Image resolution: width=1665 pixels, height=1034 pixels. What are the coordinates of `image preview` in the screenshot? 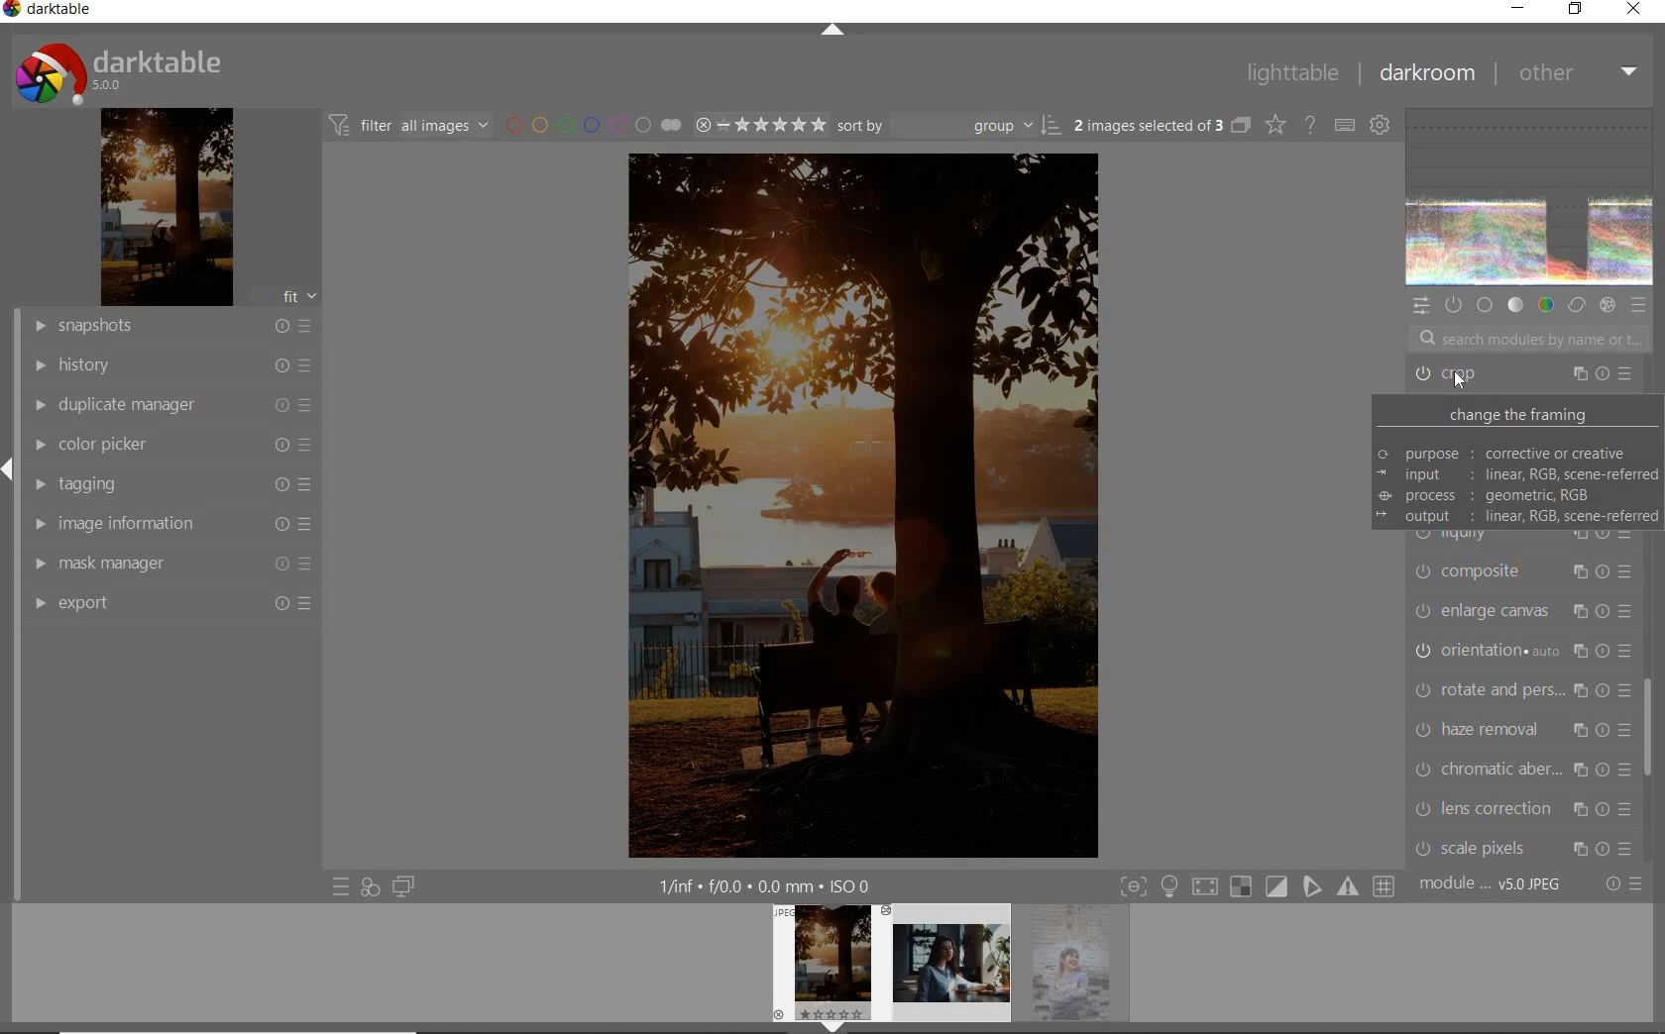 It's located at (827, 963).